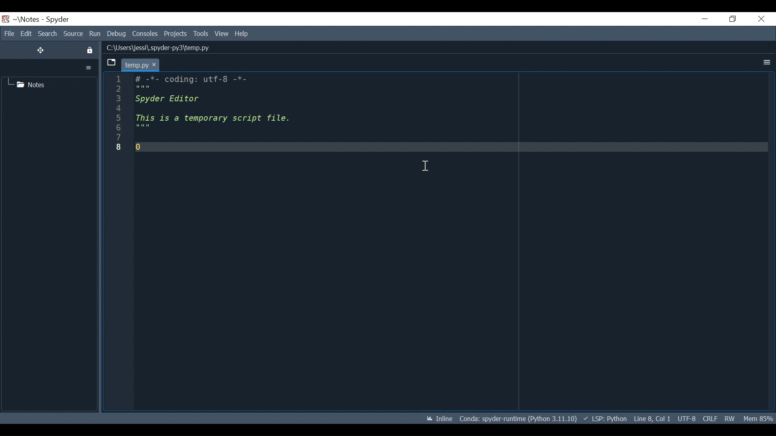  I want to click on Close, so click(761, 19).